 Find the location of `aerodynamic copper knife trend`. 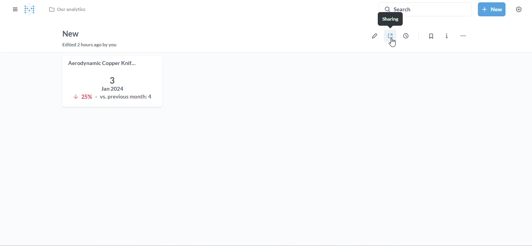

aerodynamic copper knife trend is located at coordinates (112, 81).